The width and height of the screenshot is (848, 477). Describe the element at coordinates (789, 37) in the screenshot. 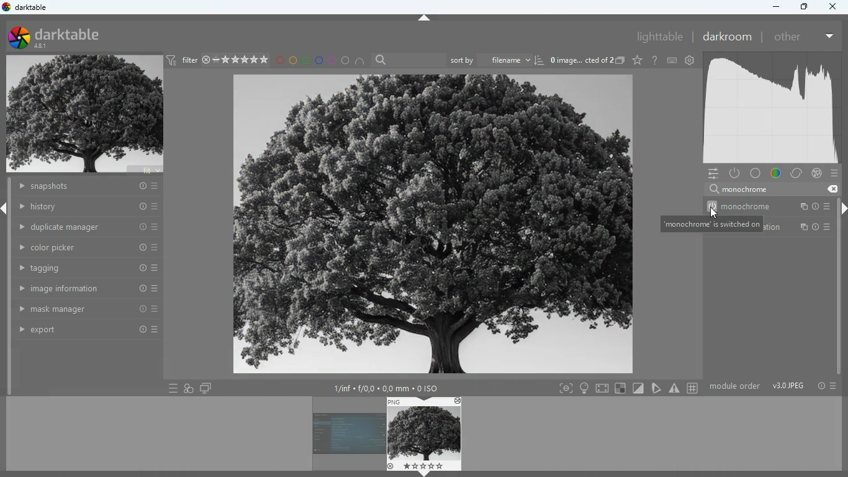

I see `other` at that location.